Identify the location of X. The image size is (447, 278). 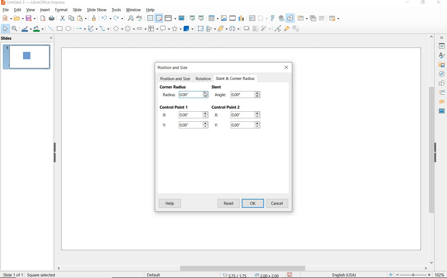
(184, 115).